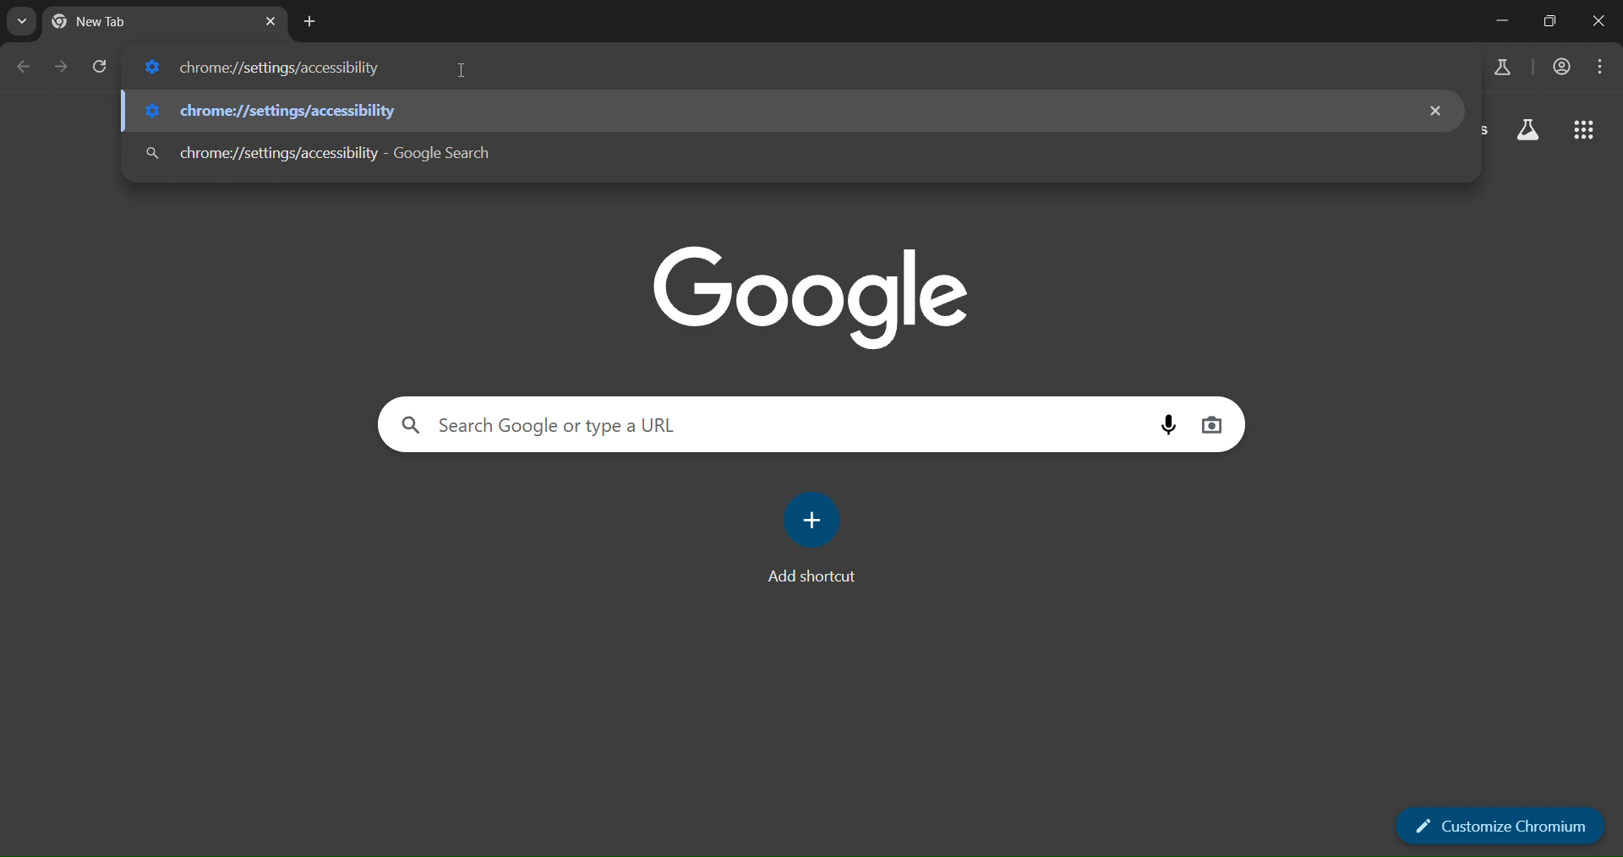  Describe the element at coordinates (815, 576) in the screenshot. I see `Add shortcut` at that location.